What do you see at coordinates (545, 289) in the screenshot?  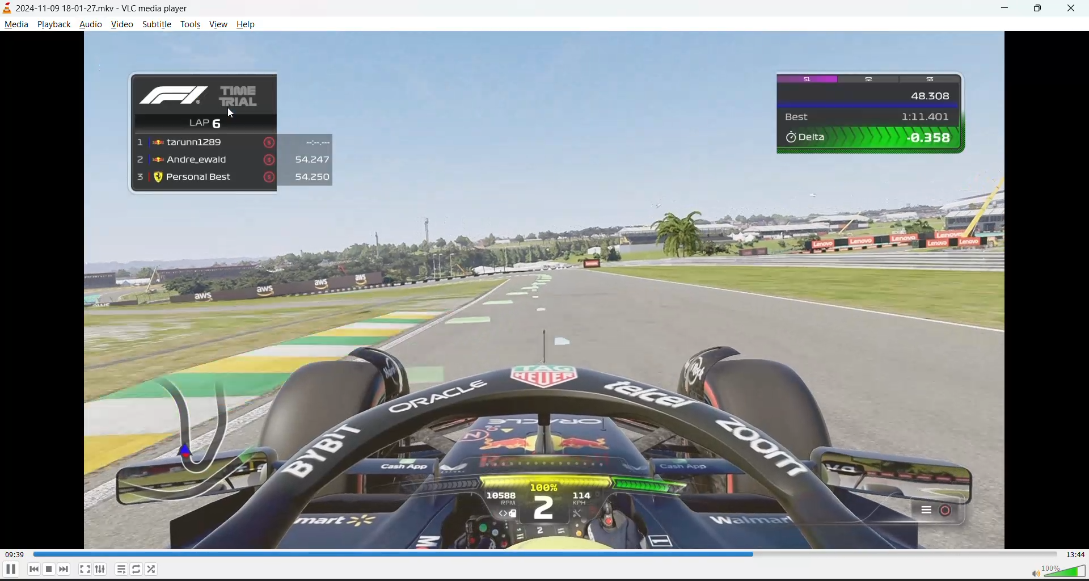 I see `preview` at bounding box center [545, 289].